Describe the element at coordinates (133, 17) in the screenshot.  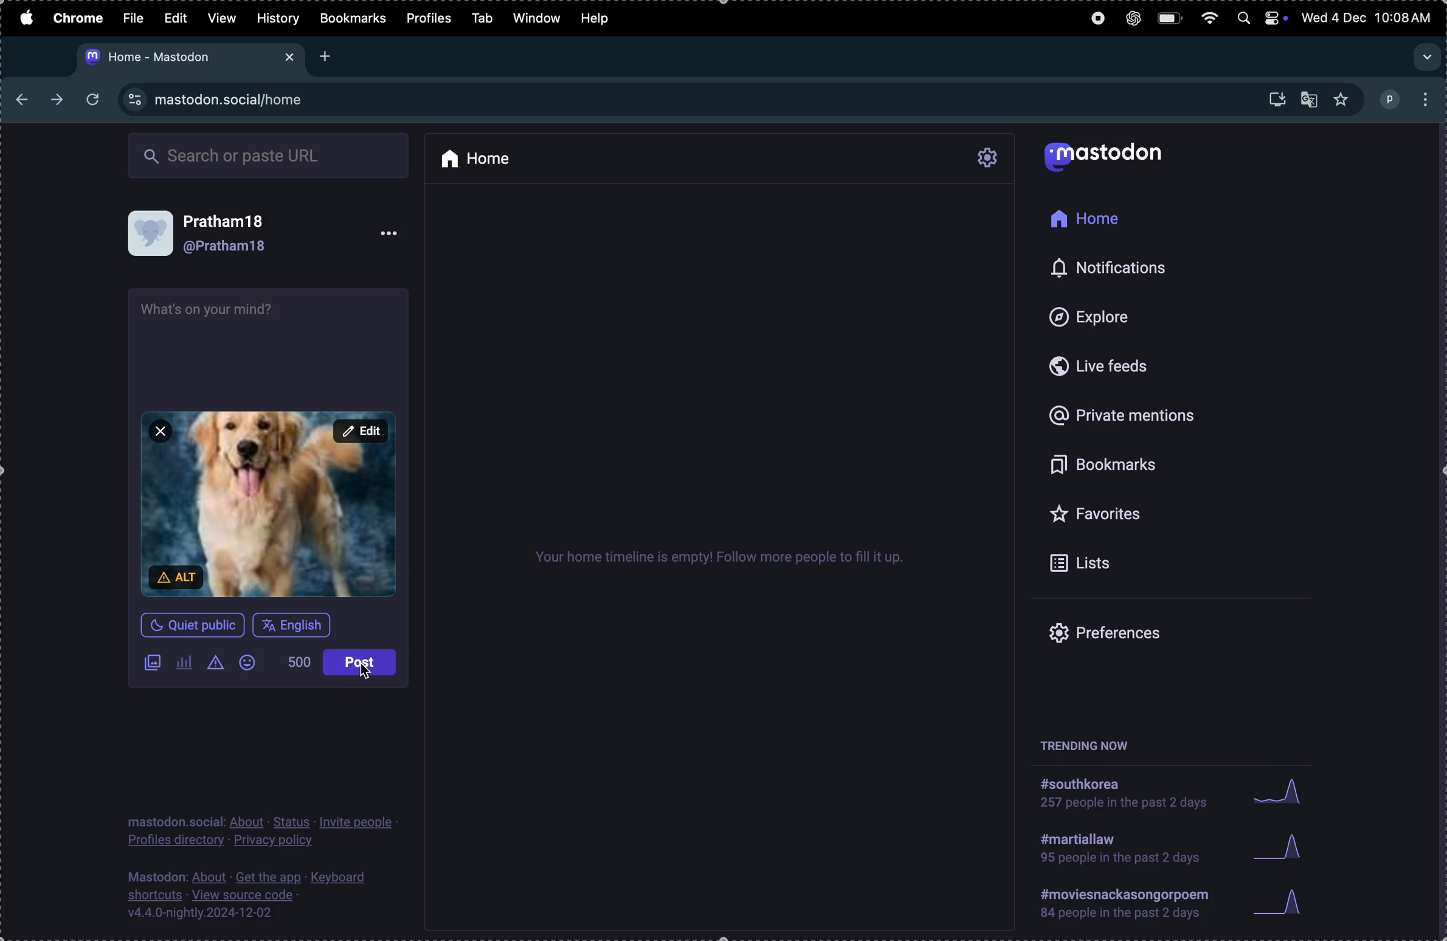
I see `Filw` at that location.